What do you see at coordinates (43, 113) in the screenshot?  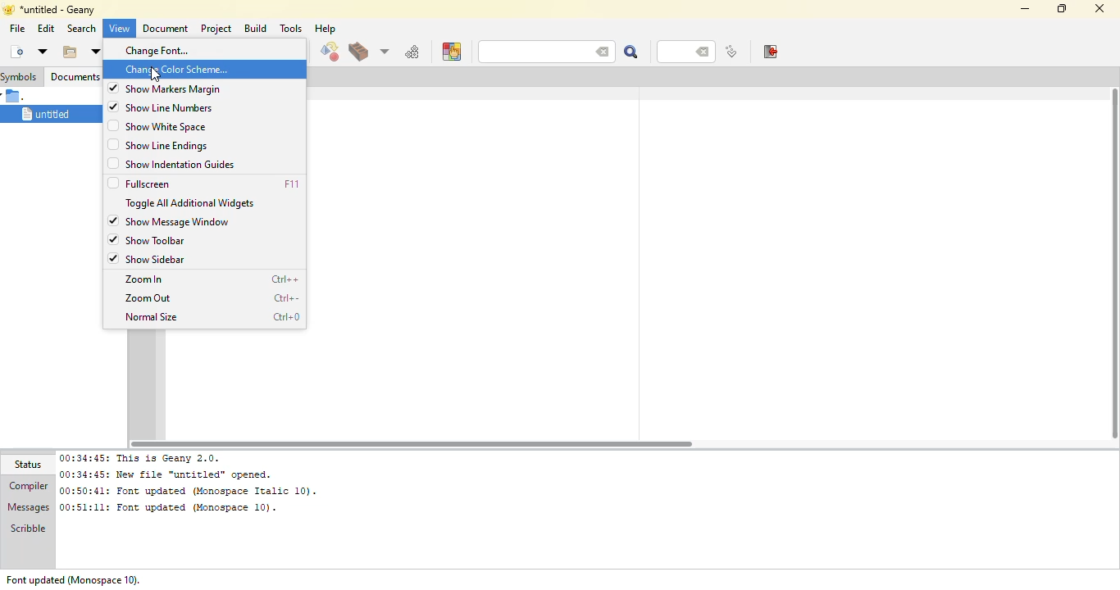 I see `untitled` at bounding box center [43, 113].